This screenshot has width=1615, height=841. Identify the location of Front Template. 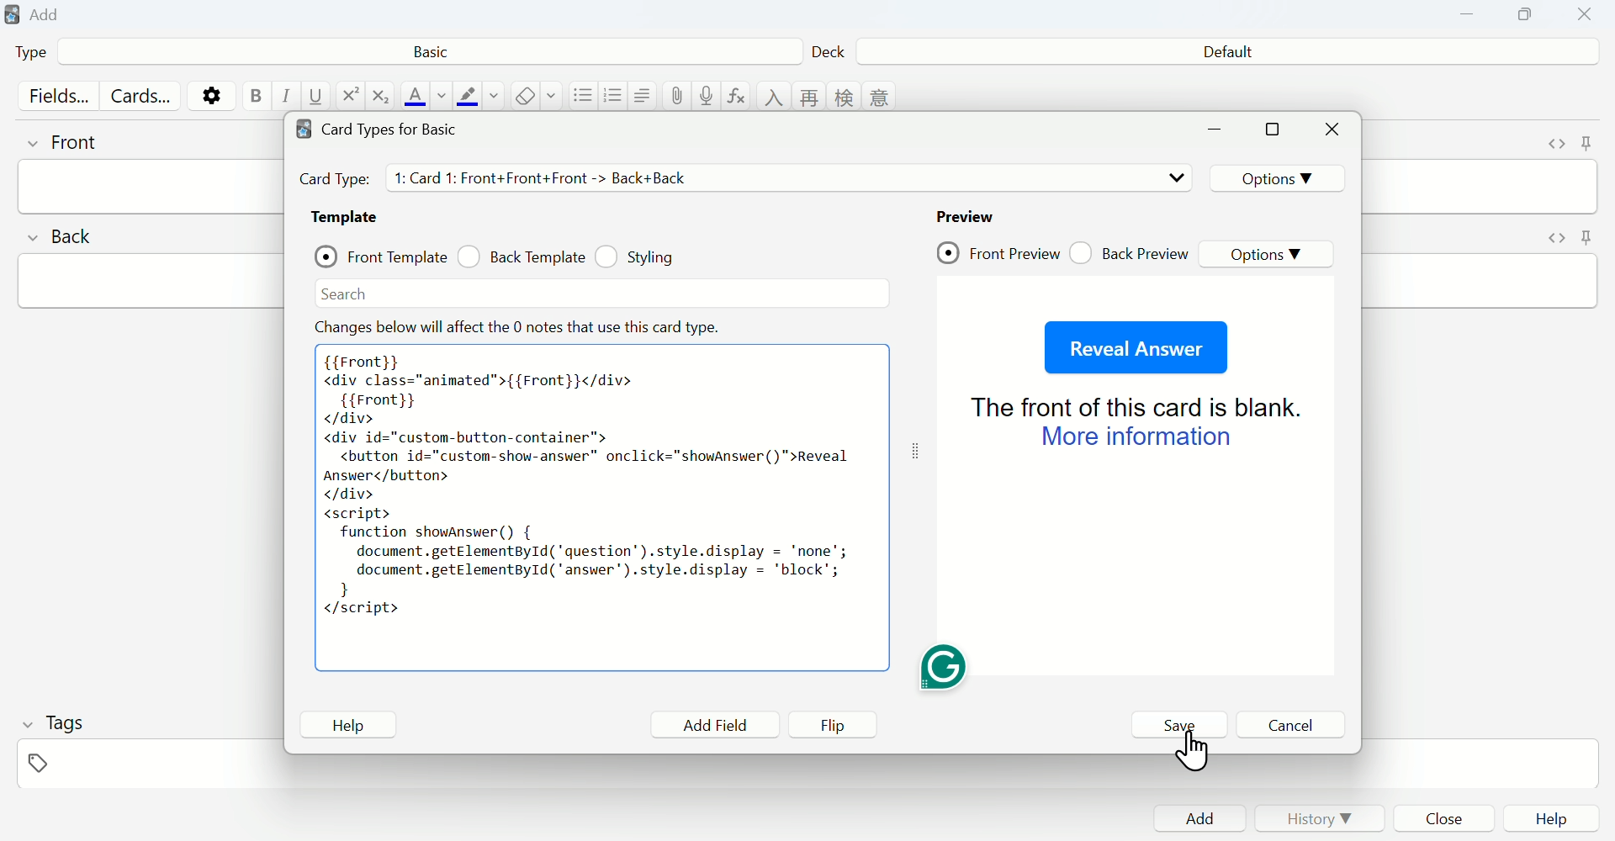
(379, 255).